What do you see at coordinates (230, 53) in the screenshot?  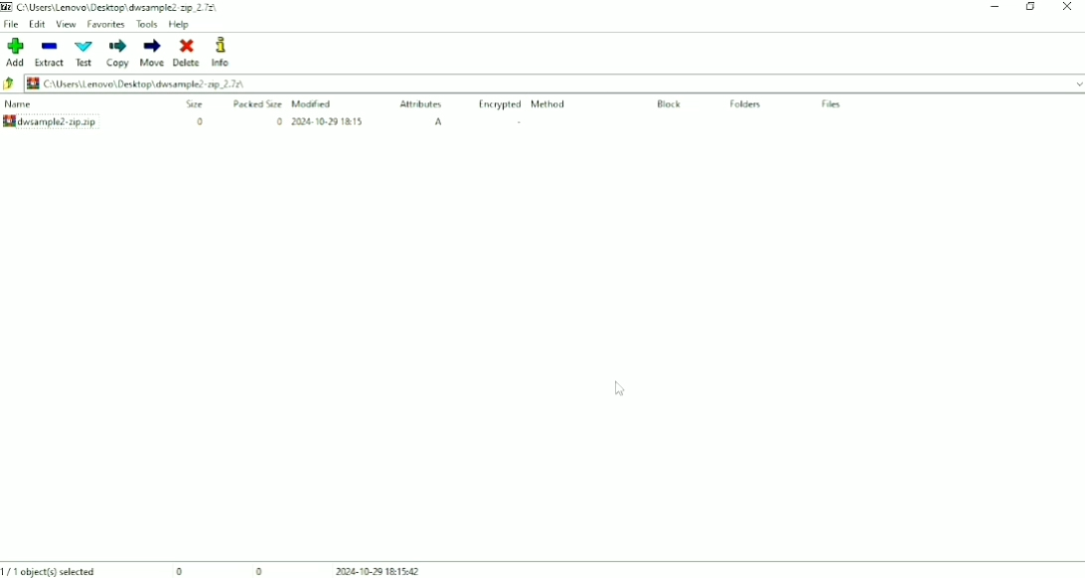 I see `Info` at bounding box center [230, 53].